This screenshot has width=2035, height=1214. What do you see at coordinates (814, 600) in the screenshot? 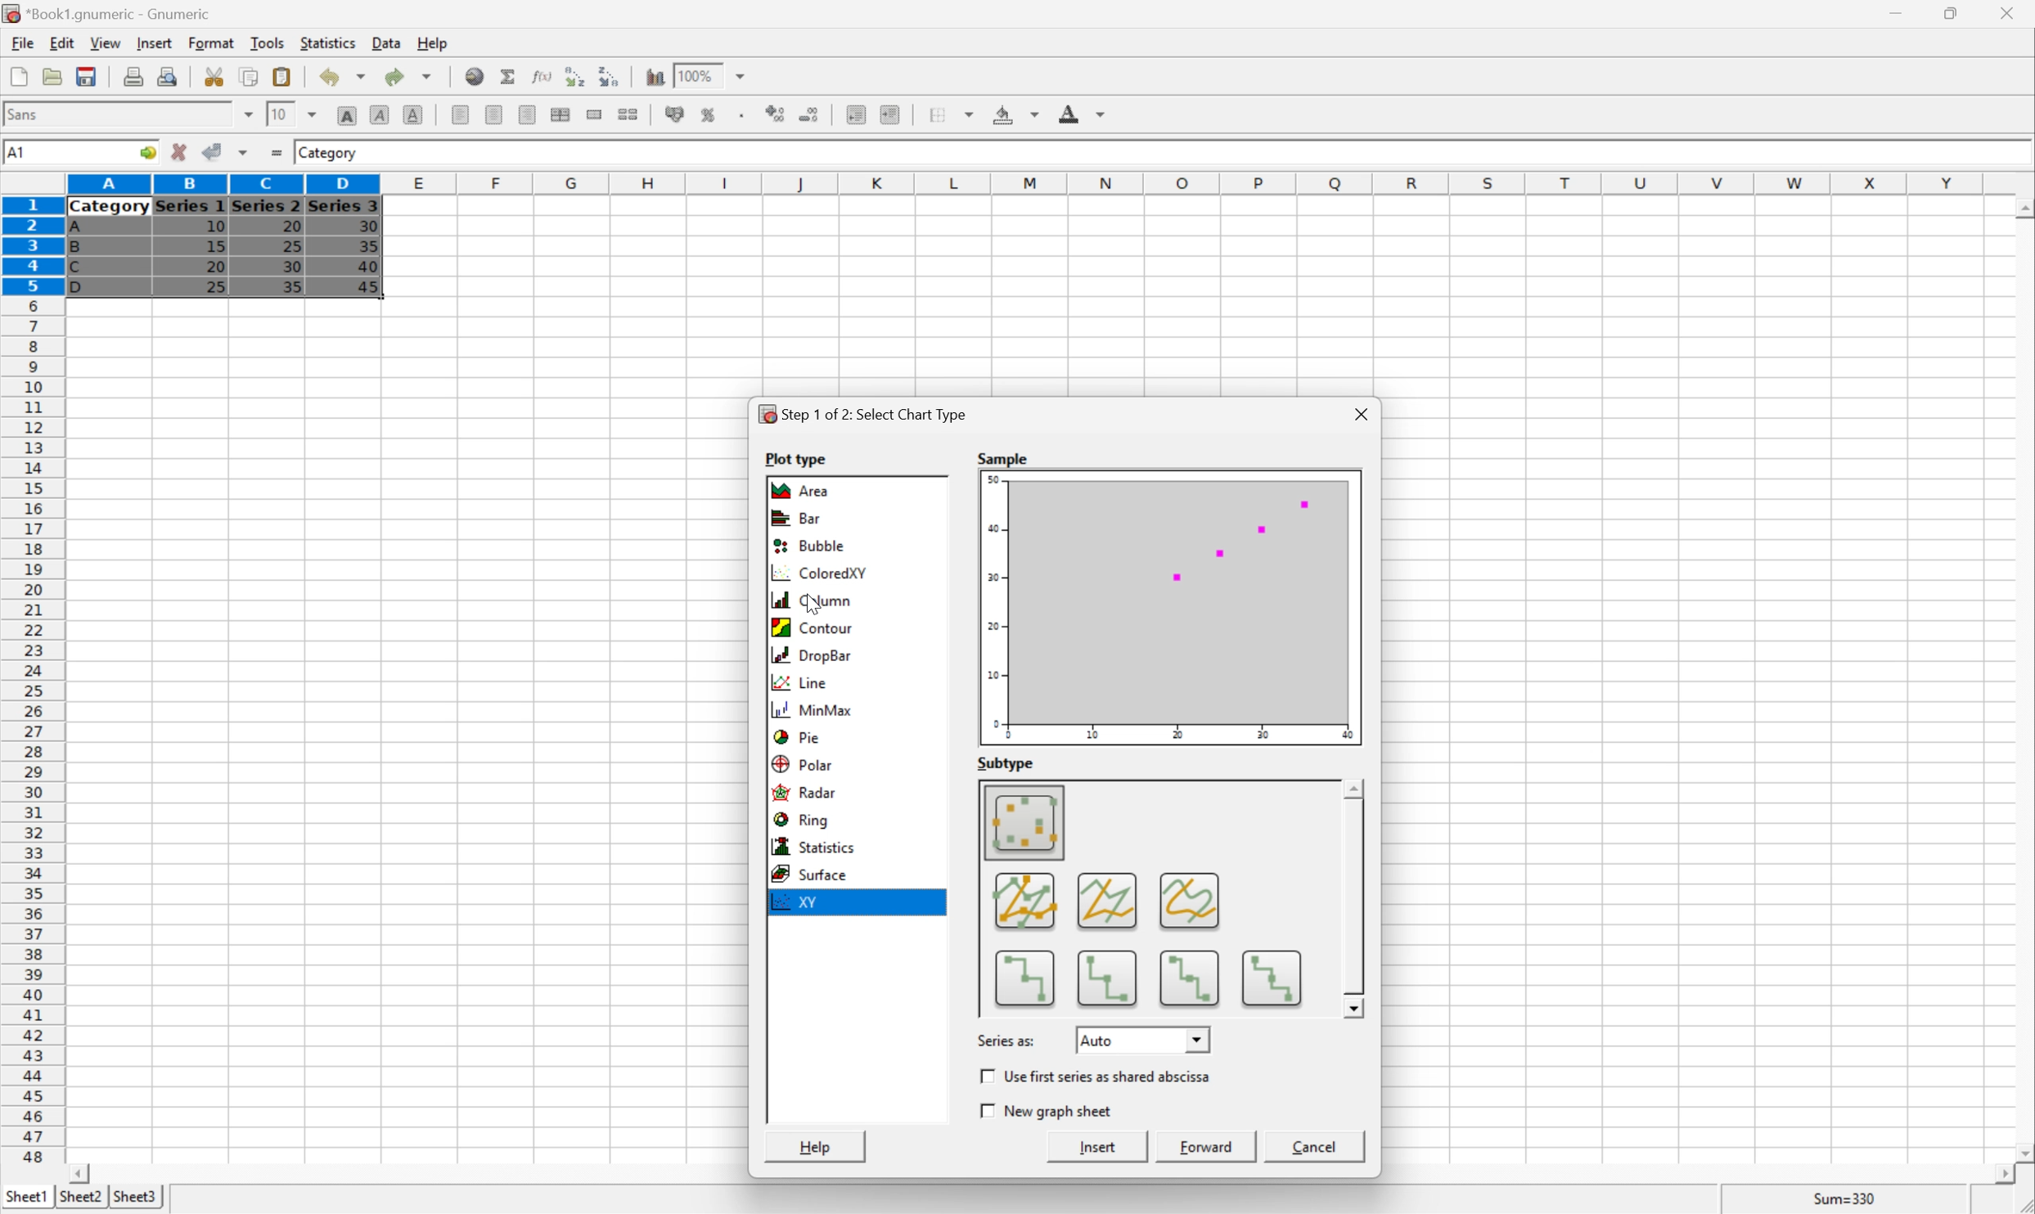
I see `Column` at bounding box center [814, 600].